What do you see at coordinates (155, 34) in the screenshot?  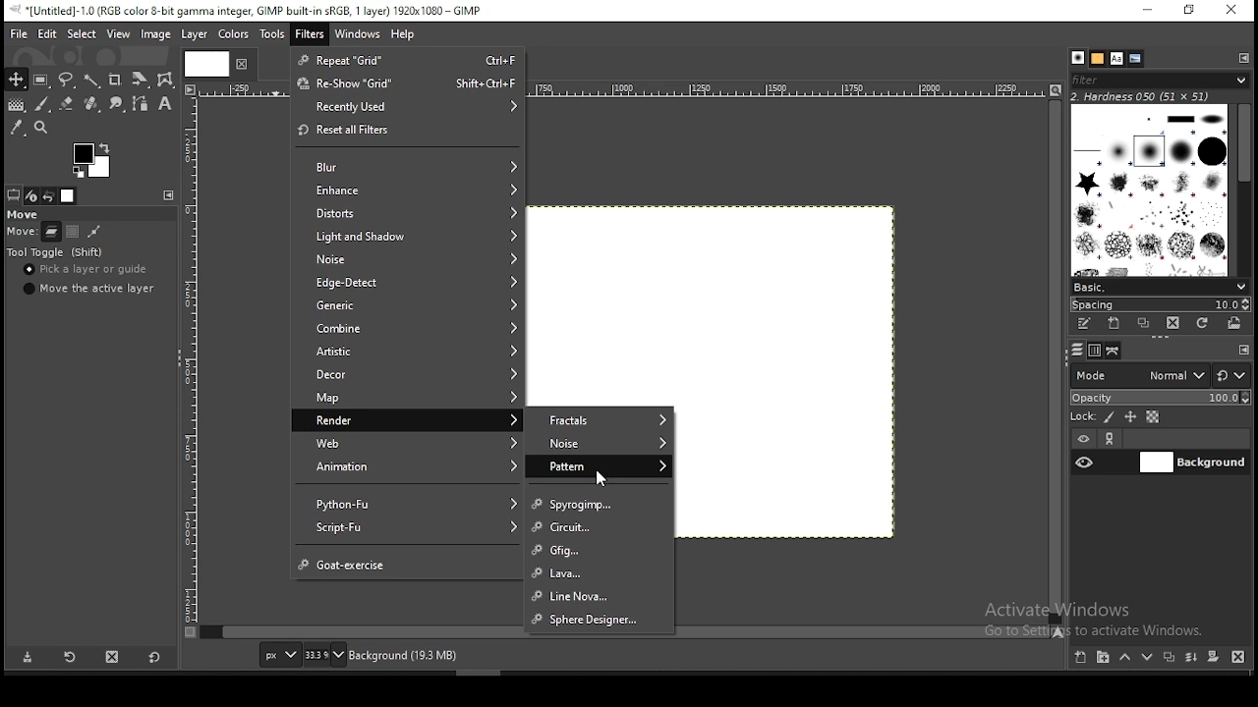 I see `image` at bounding box center [155, 34].